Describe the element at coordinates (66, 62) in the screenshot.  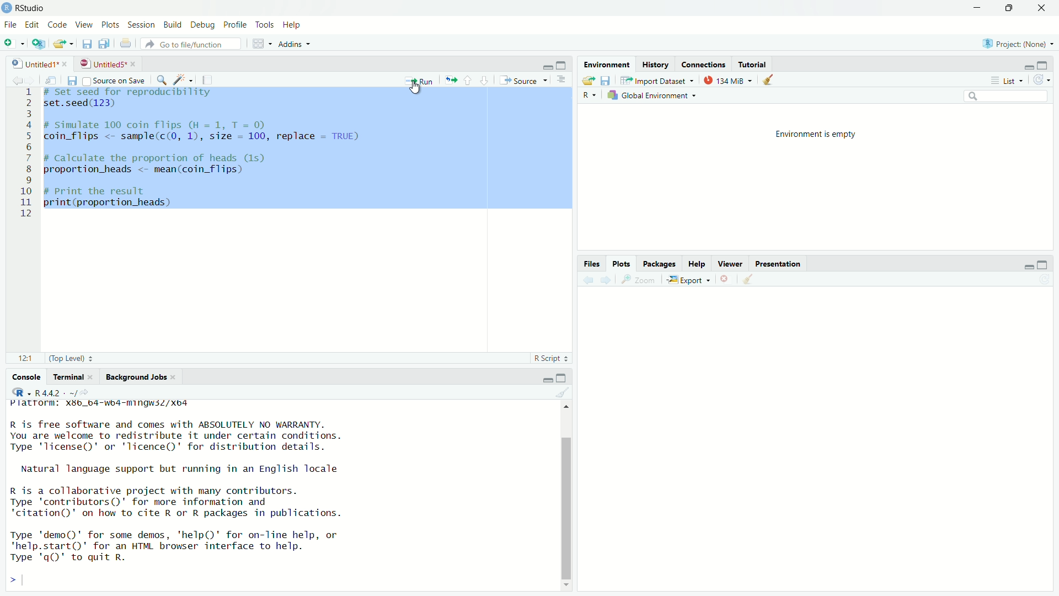
I see `close` at that location.